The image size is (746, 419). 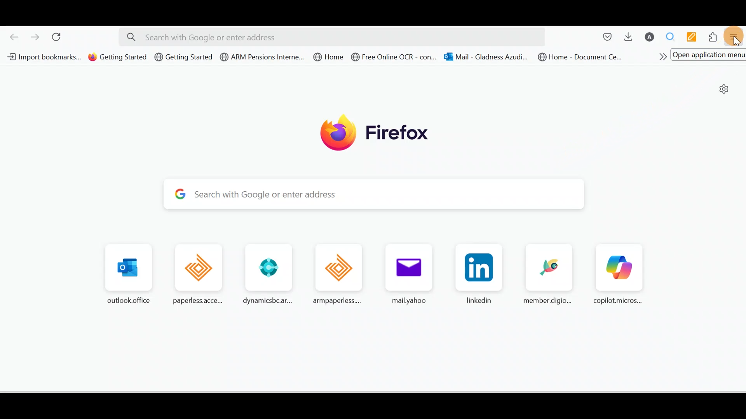 I want to click on Open application menu, so click(x=736, y=37).